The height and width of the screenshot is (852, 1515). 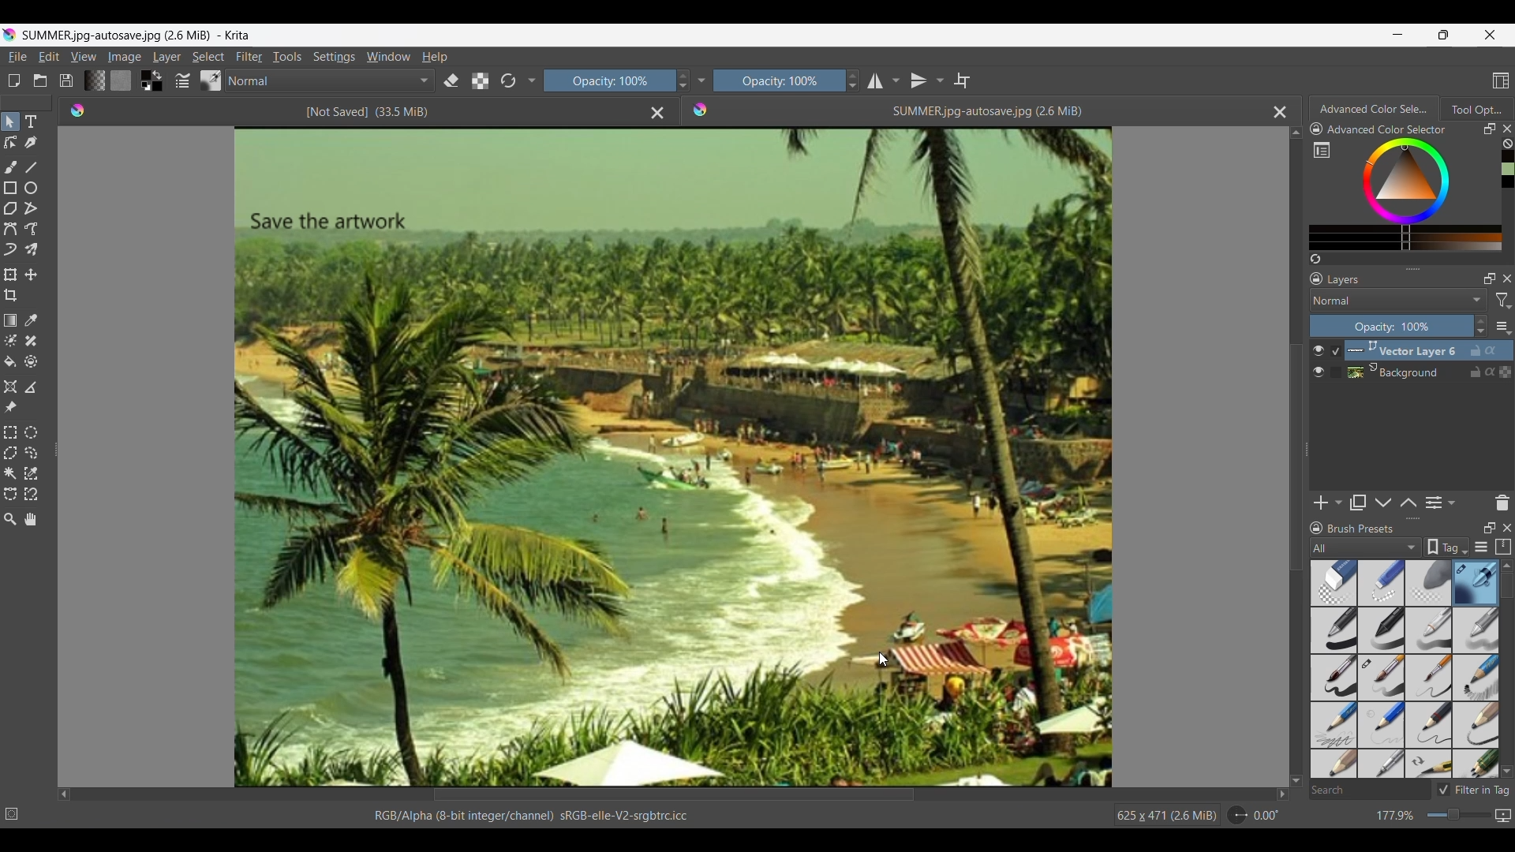 I want to click on Tab 2, unselected, so click(x=1476, y=109).